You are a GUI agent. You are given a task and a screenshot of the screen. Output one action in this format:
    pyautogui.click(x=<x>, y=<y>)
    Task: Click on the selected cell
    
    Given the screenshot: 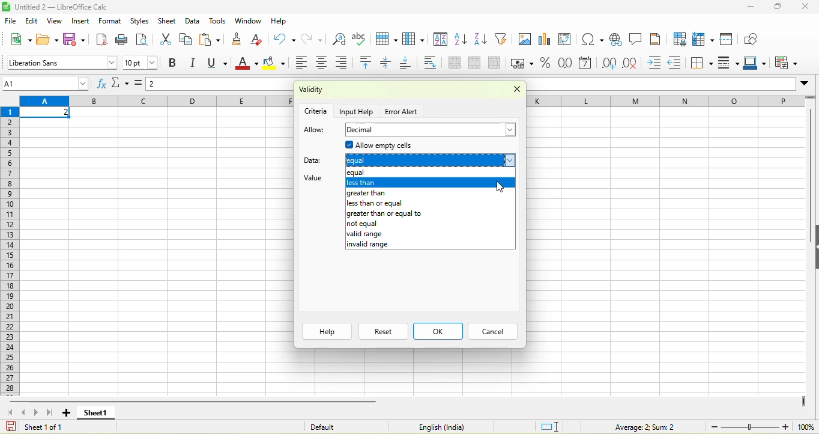 What is the action you would take?
    pyautogui.click(x=46, y=113)
    